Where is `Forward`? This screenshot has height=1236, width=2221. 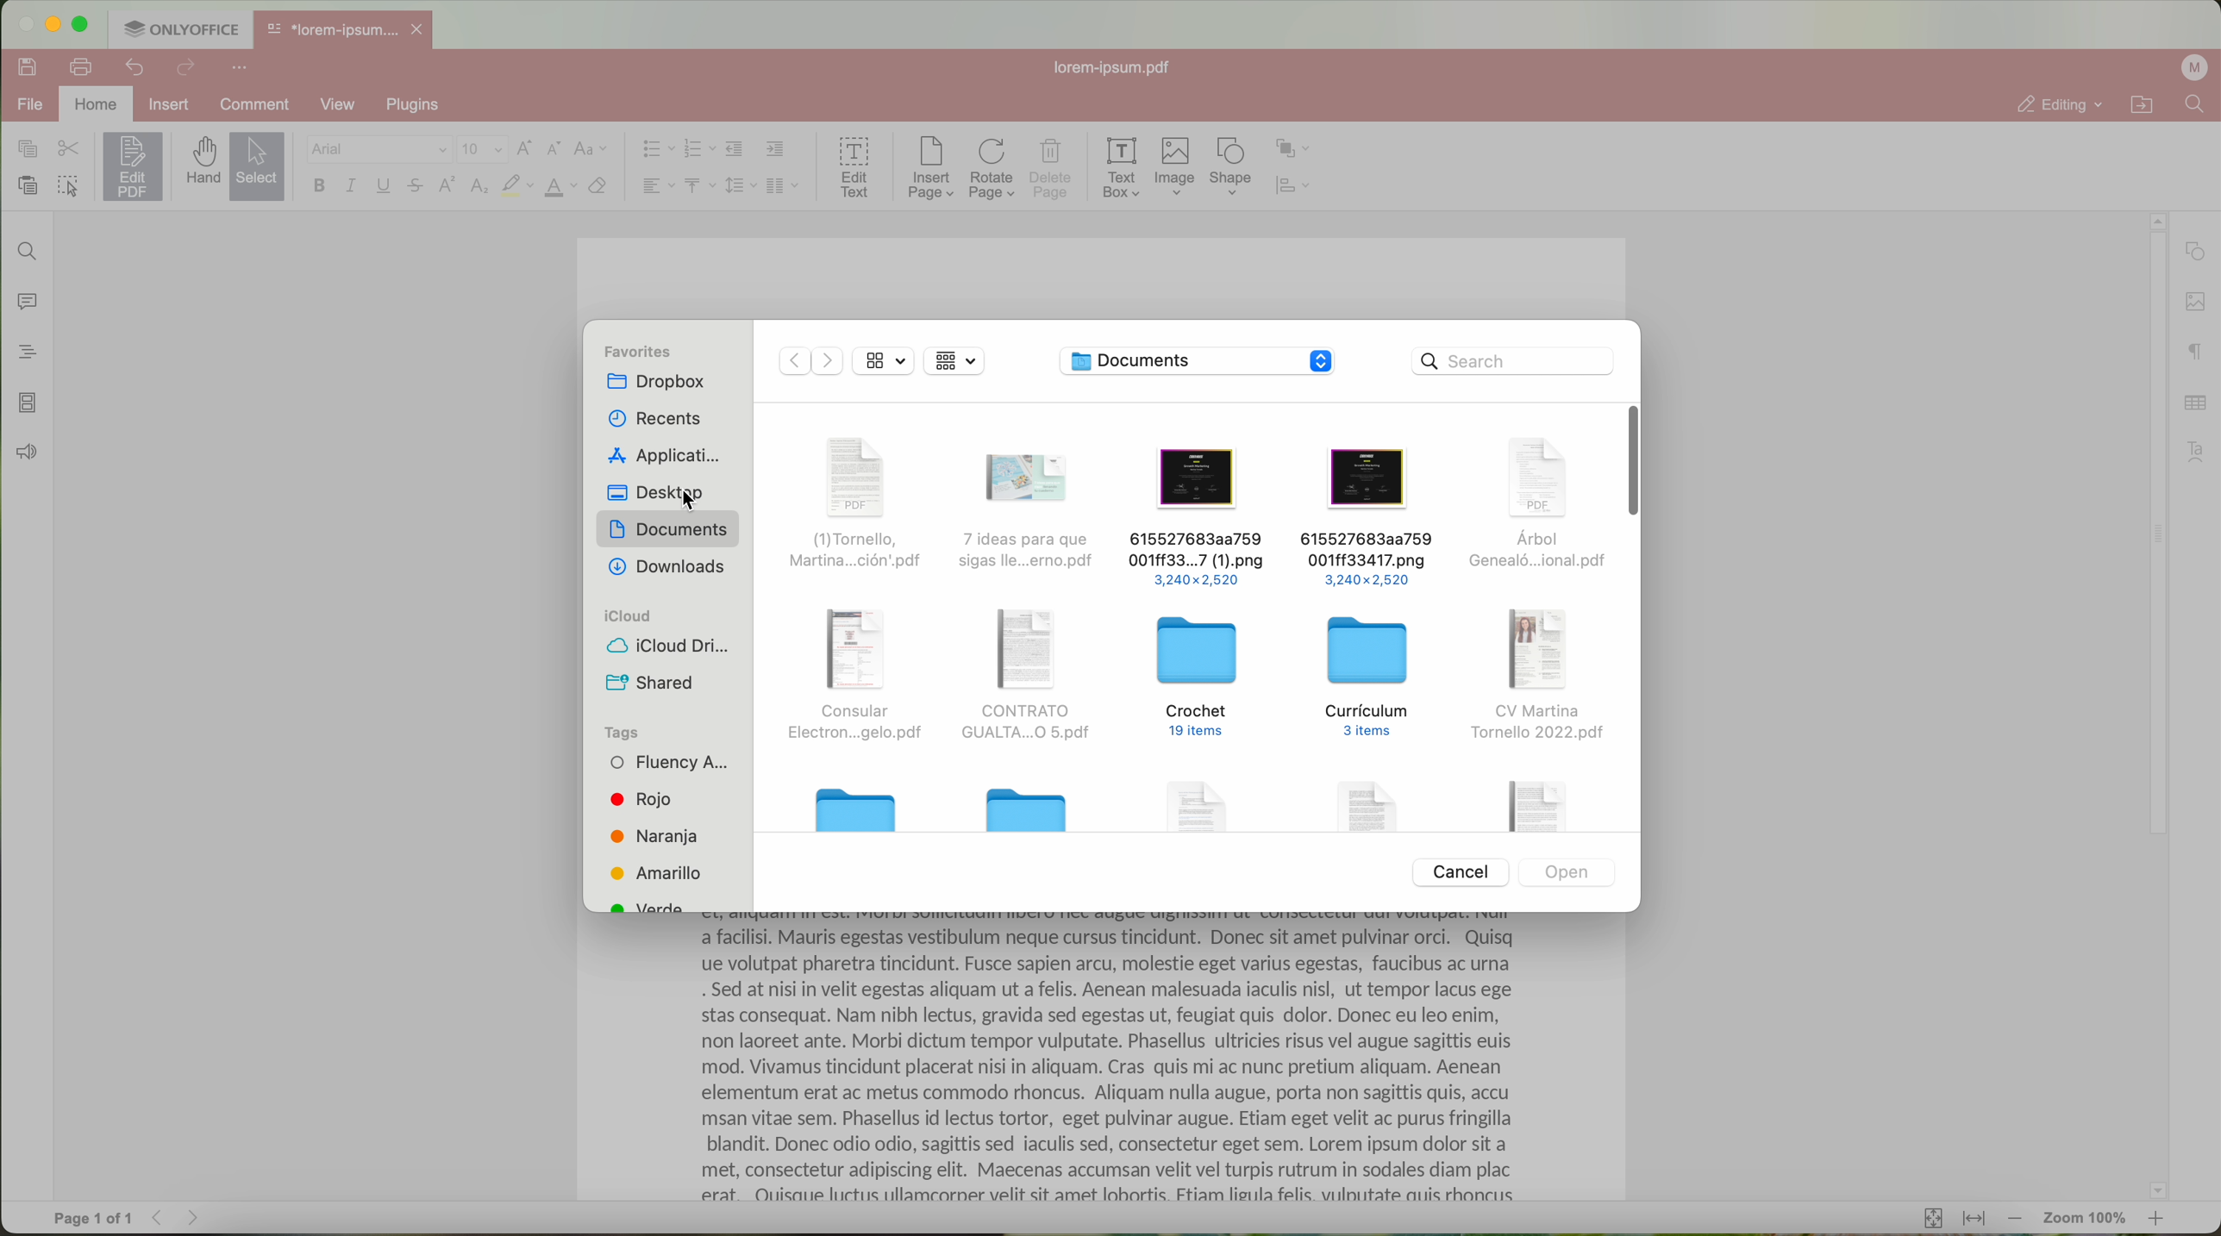 Forward is located at coordinates (199, 1217).